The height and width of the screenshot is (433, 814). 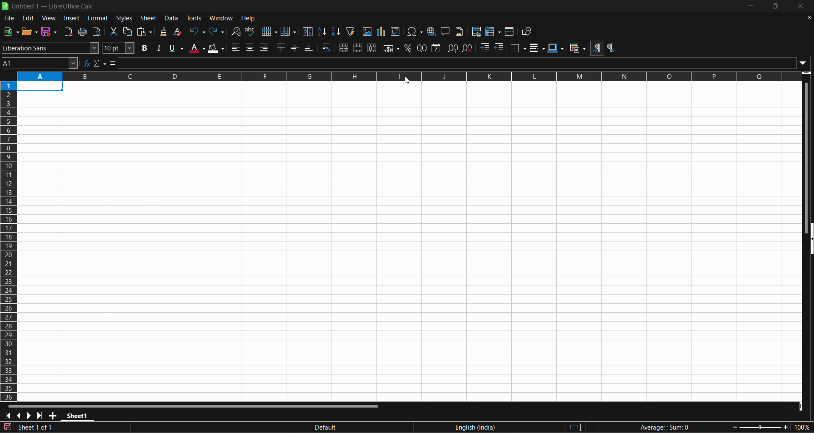 What do you see at coordinates (172, 18) in the screenshot?
I see `data` at bounding box center [172, 18].